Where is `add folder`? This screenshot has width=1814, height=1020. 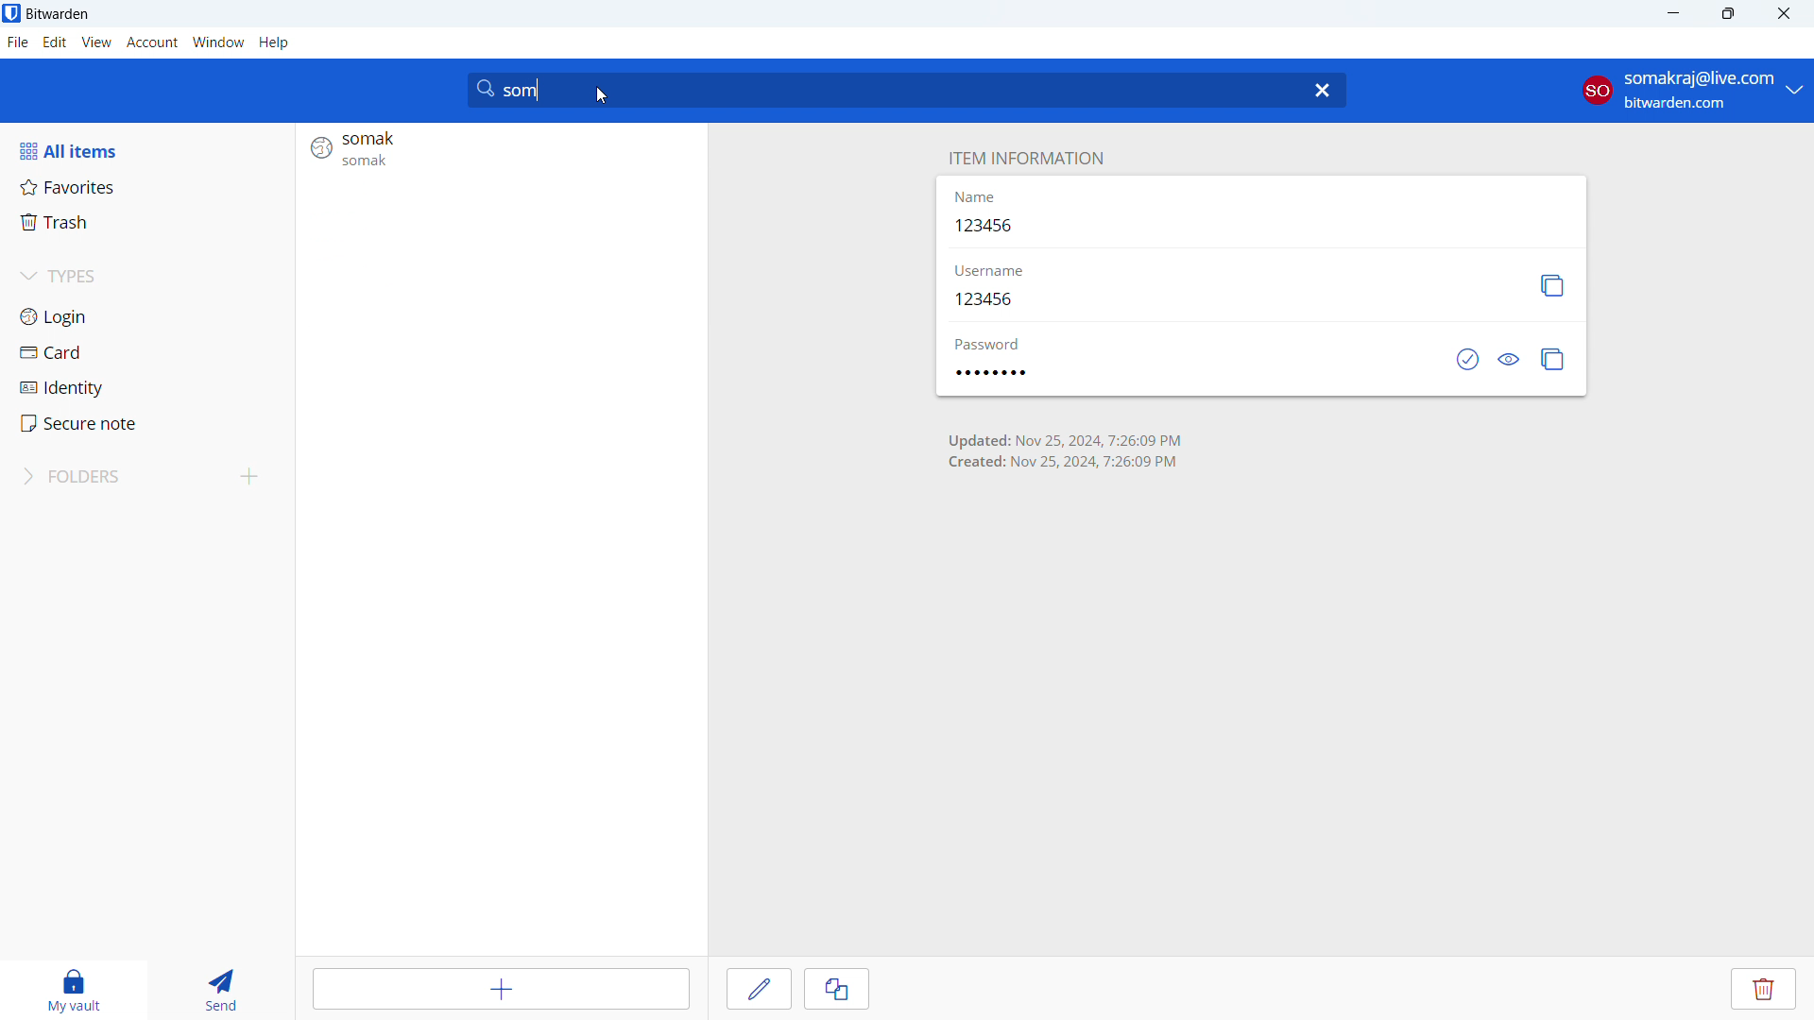
add folder is located at coordinates (252, 477).